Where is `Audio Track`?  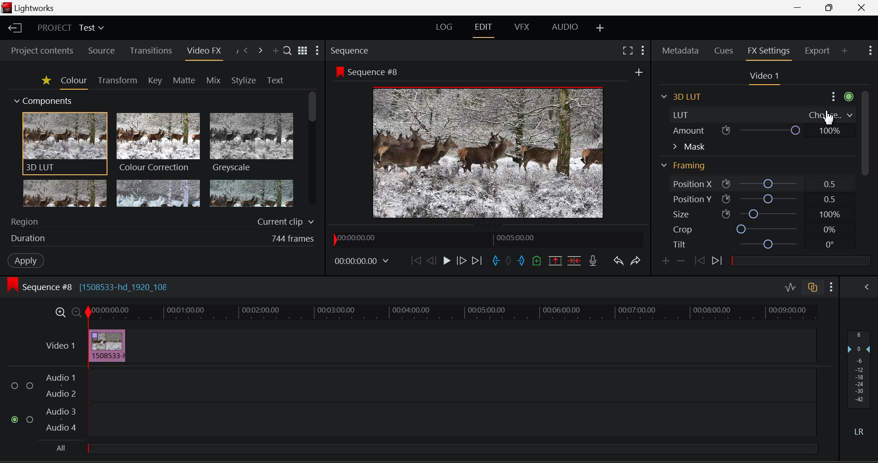 Audio Track is located at coordinates (452, 418).